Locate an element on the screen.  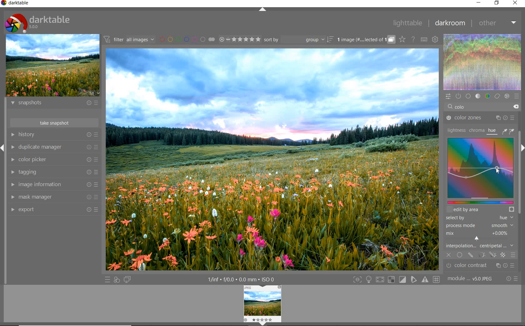
mask manager is located at coordinates (54, 196).